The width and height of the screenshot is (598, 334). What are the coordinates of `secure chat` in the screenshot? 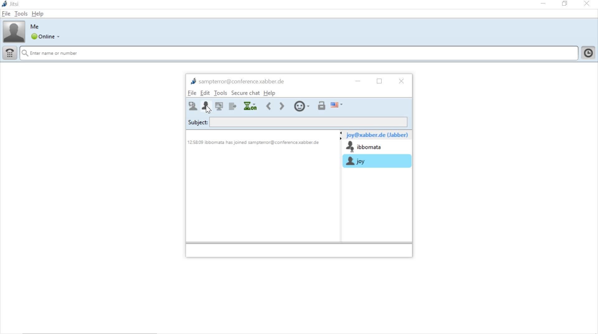 It's located at (246, 93).